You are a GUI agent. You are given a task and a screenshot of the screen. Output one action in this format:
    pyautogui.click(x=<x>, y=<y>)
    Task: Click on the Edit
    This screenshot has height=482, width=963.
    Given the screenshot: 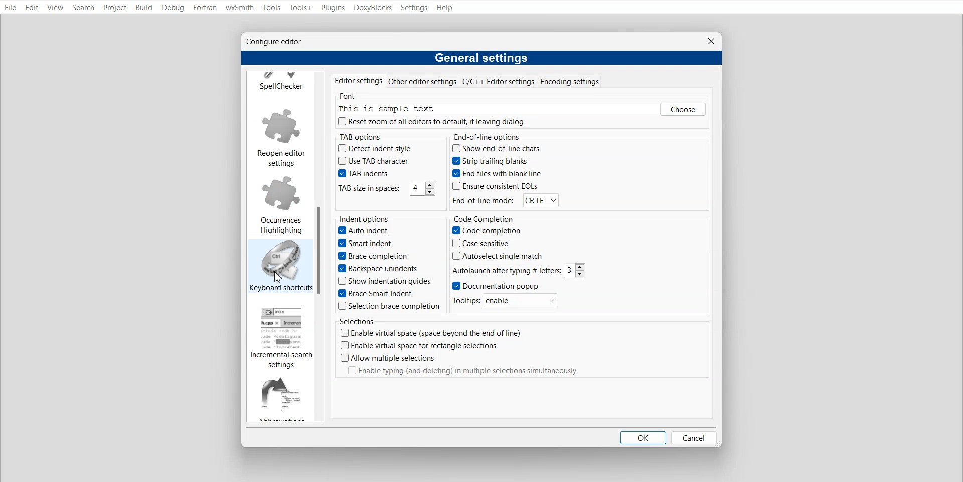 What is the action you would take?
    pyautogui.click(x=33, y=8)
    